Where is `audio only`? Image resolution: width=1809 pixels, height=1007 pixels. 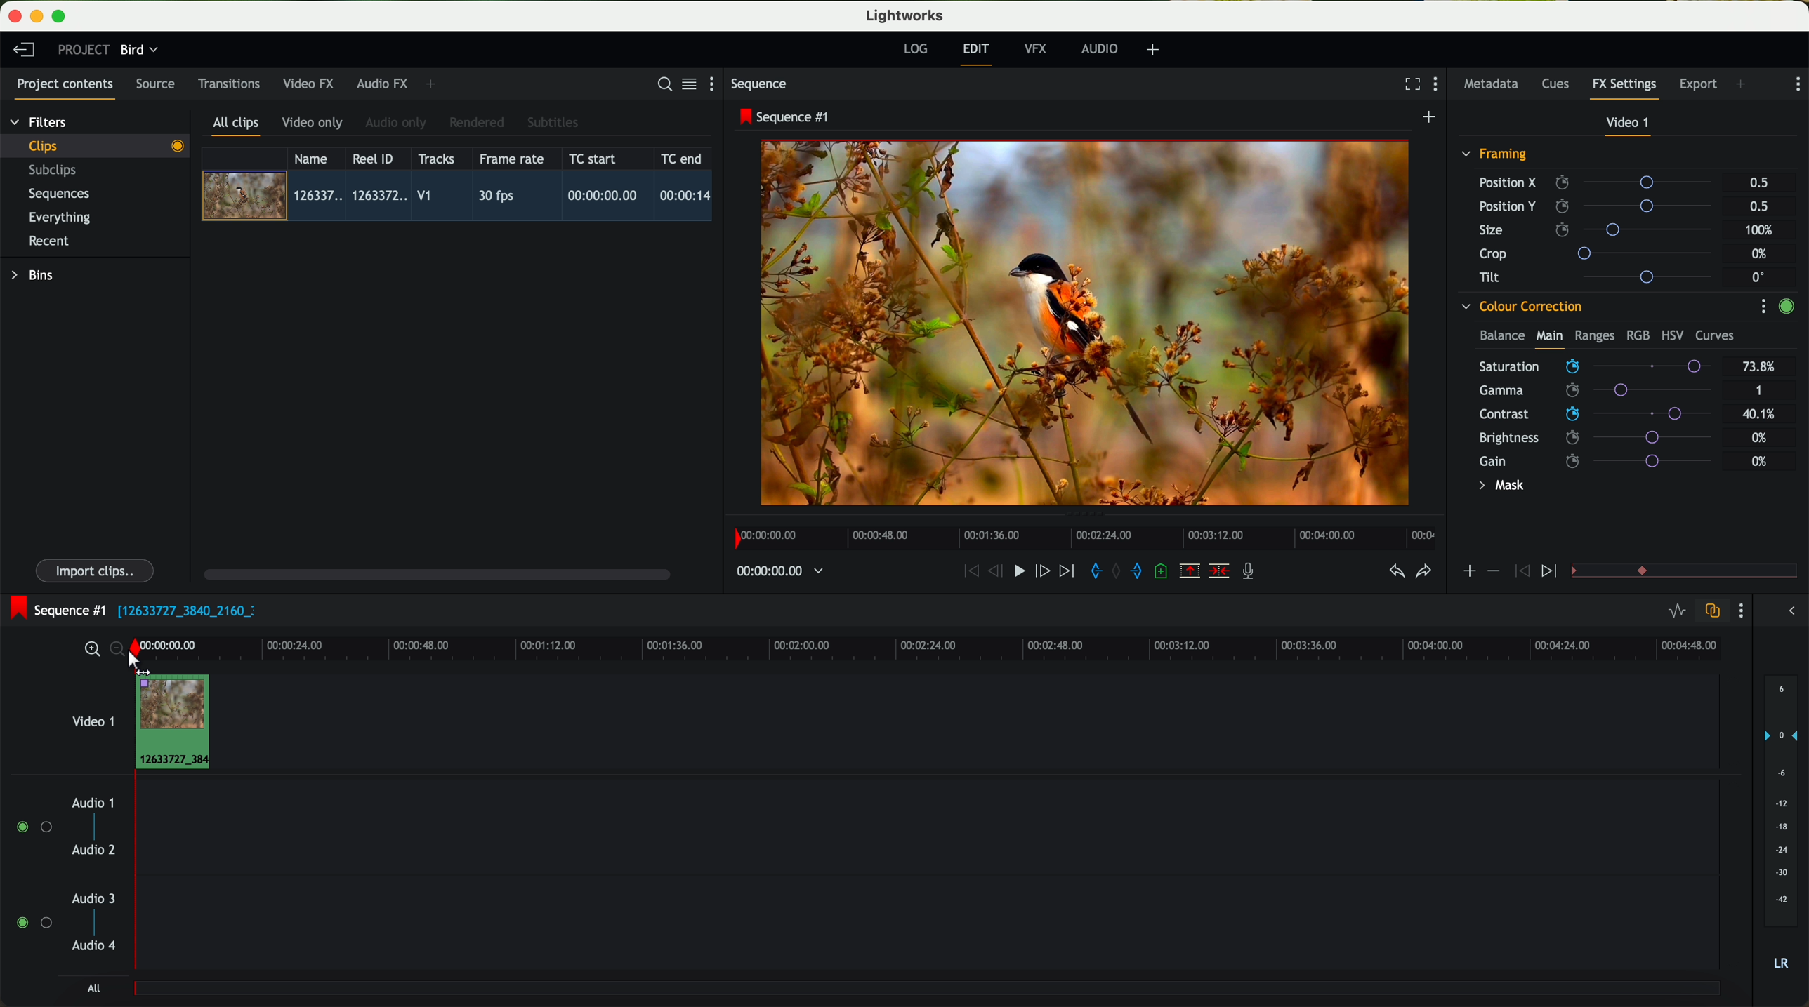 audio only is located at coordinates (397, 123).